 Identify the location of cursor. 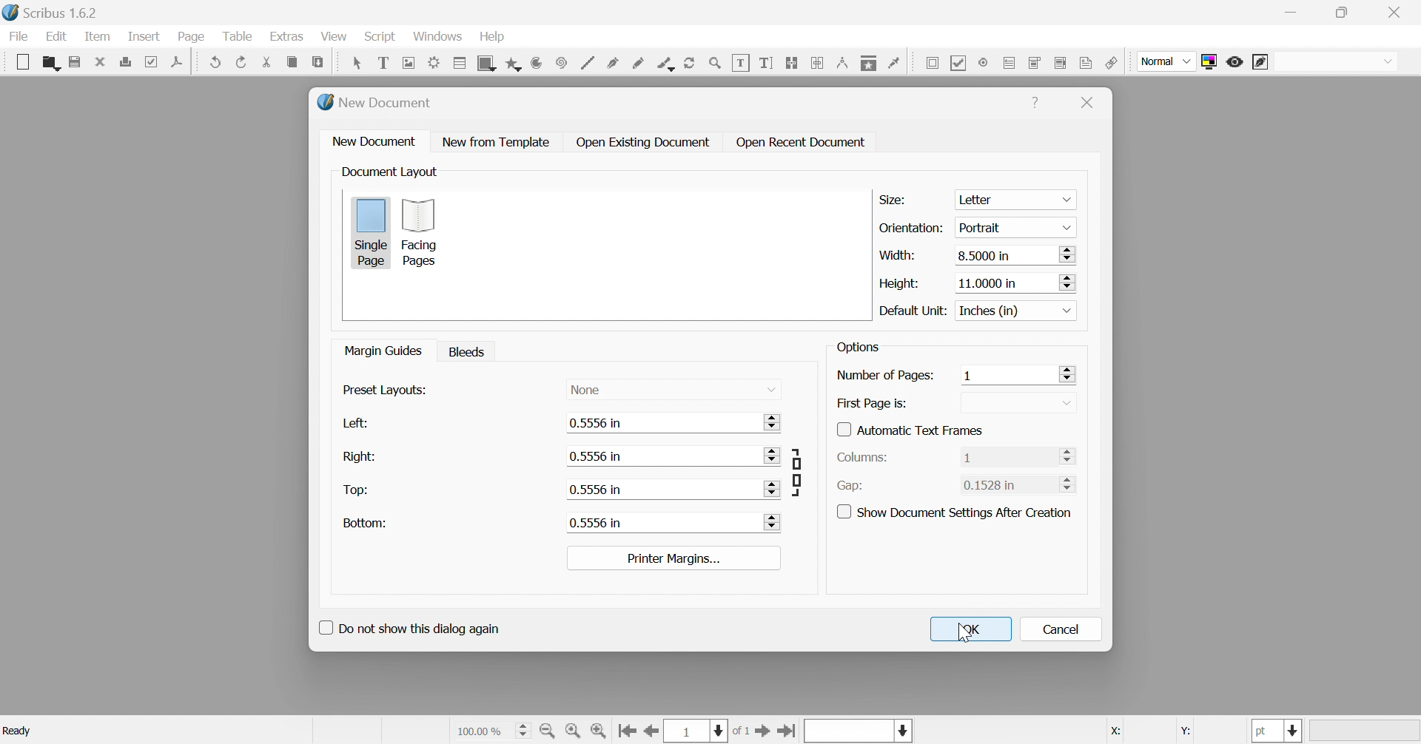
(967, 632).